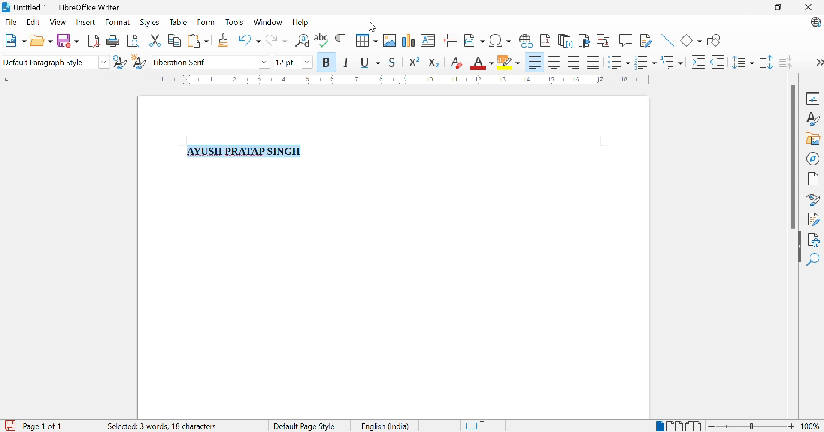 This screenshot has width=824, height=432. I want to click on Cut, so click(155, 40).